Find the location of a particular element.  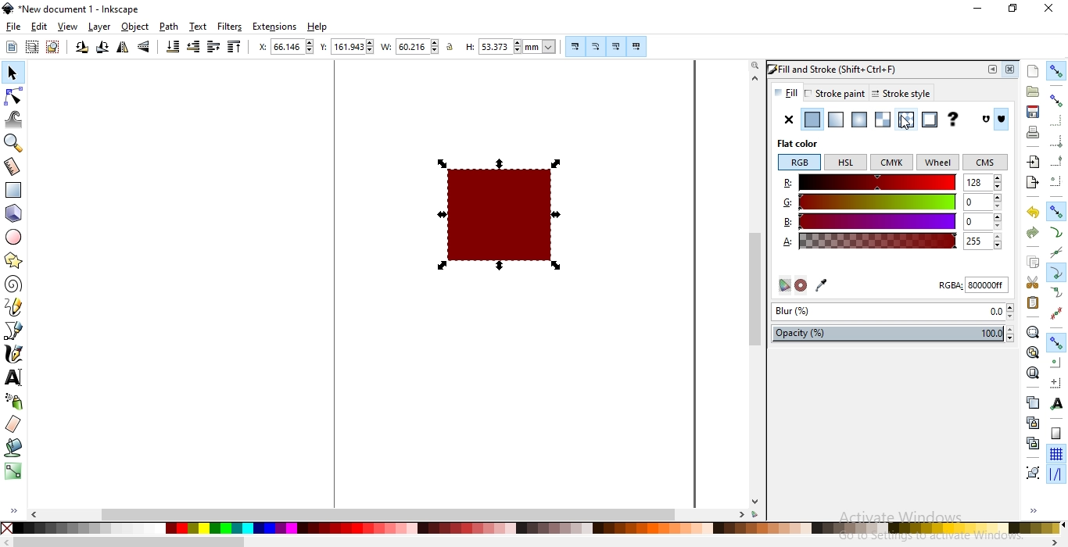

width of selection is located at coordinates (388, 47).